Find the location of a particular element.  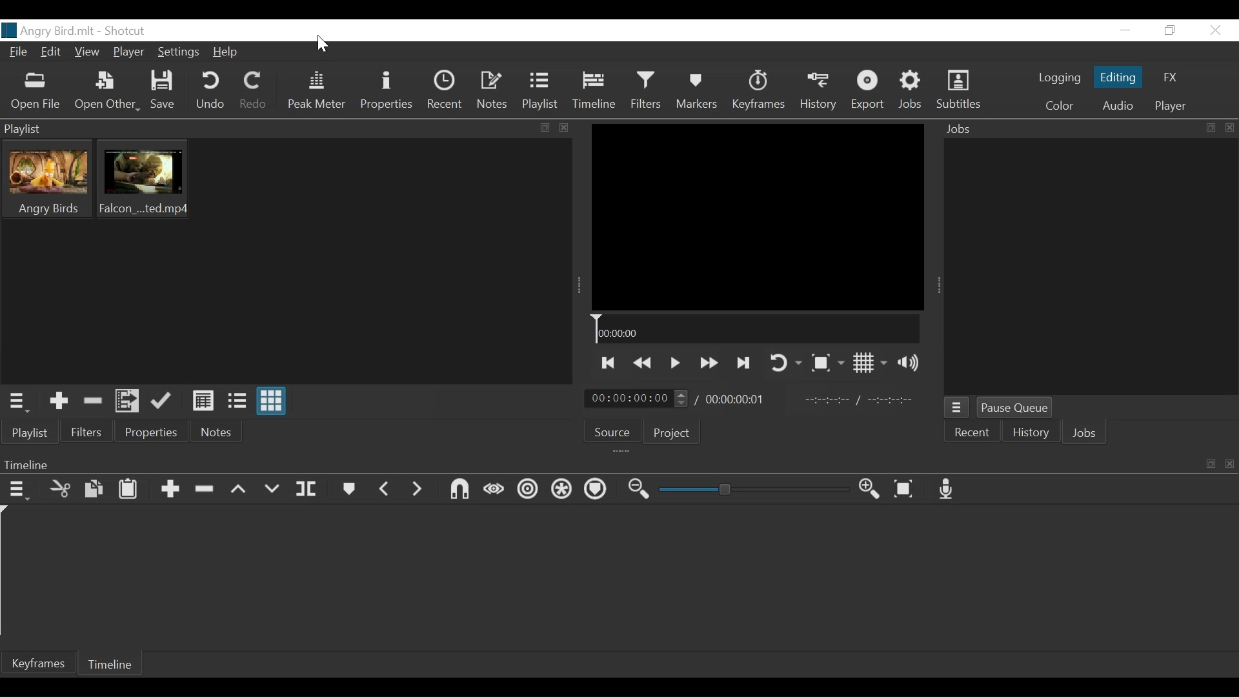

Properties is located at coordinates (386, 90).